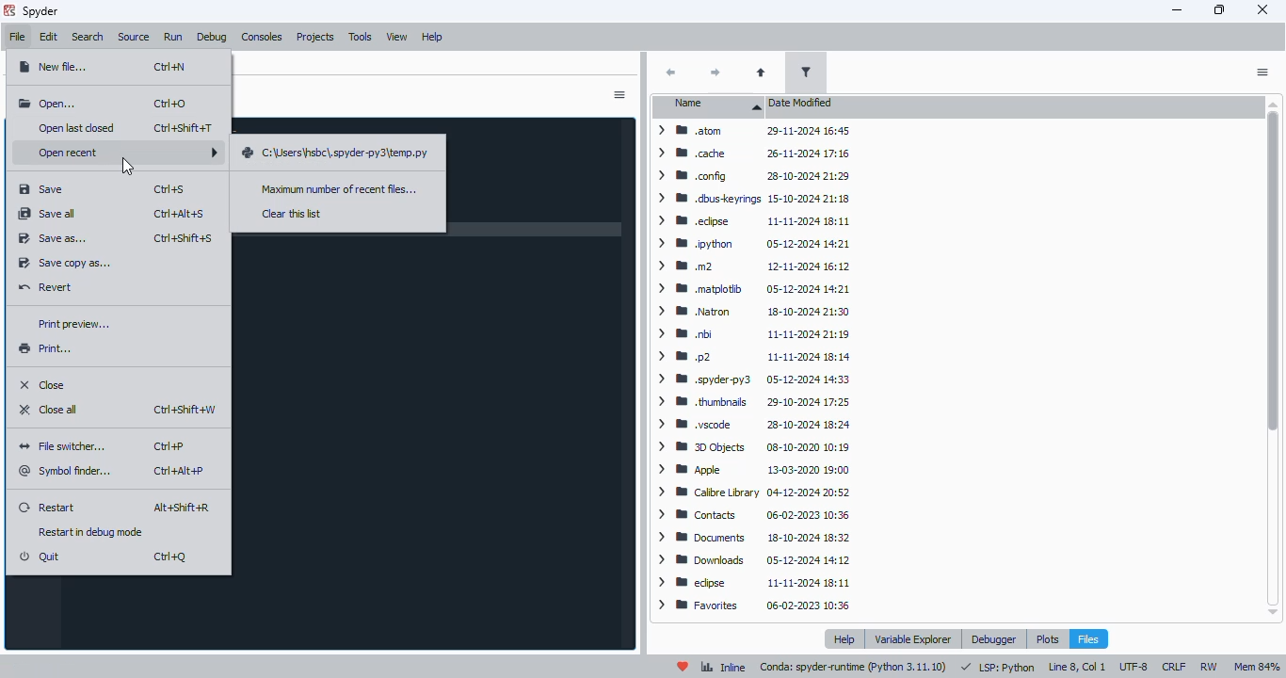 This screenshot has height=678, width=1286. Describe the element at coordinates (52, 239) in the screenshot. I see `save as` at that location.